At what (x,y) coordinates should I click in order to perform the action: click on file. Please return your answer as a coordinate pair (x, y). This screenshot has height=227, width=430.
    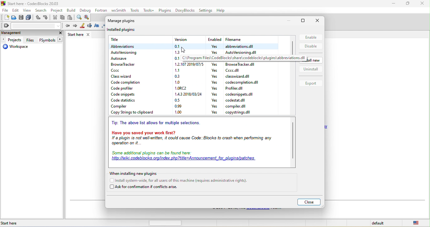
    Looking at the image, I should click on (239, 112).